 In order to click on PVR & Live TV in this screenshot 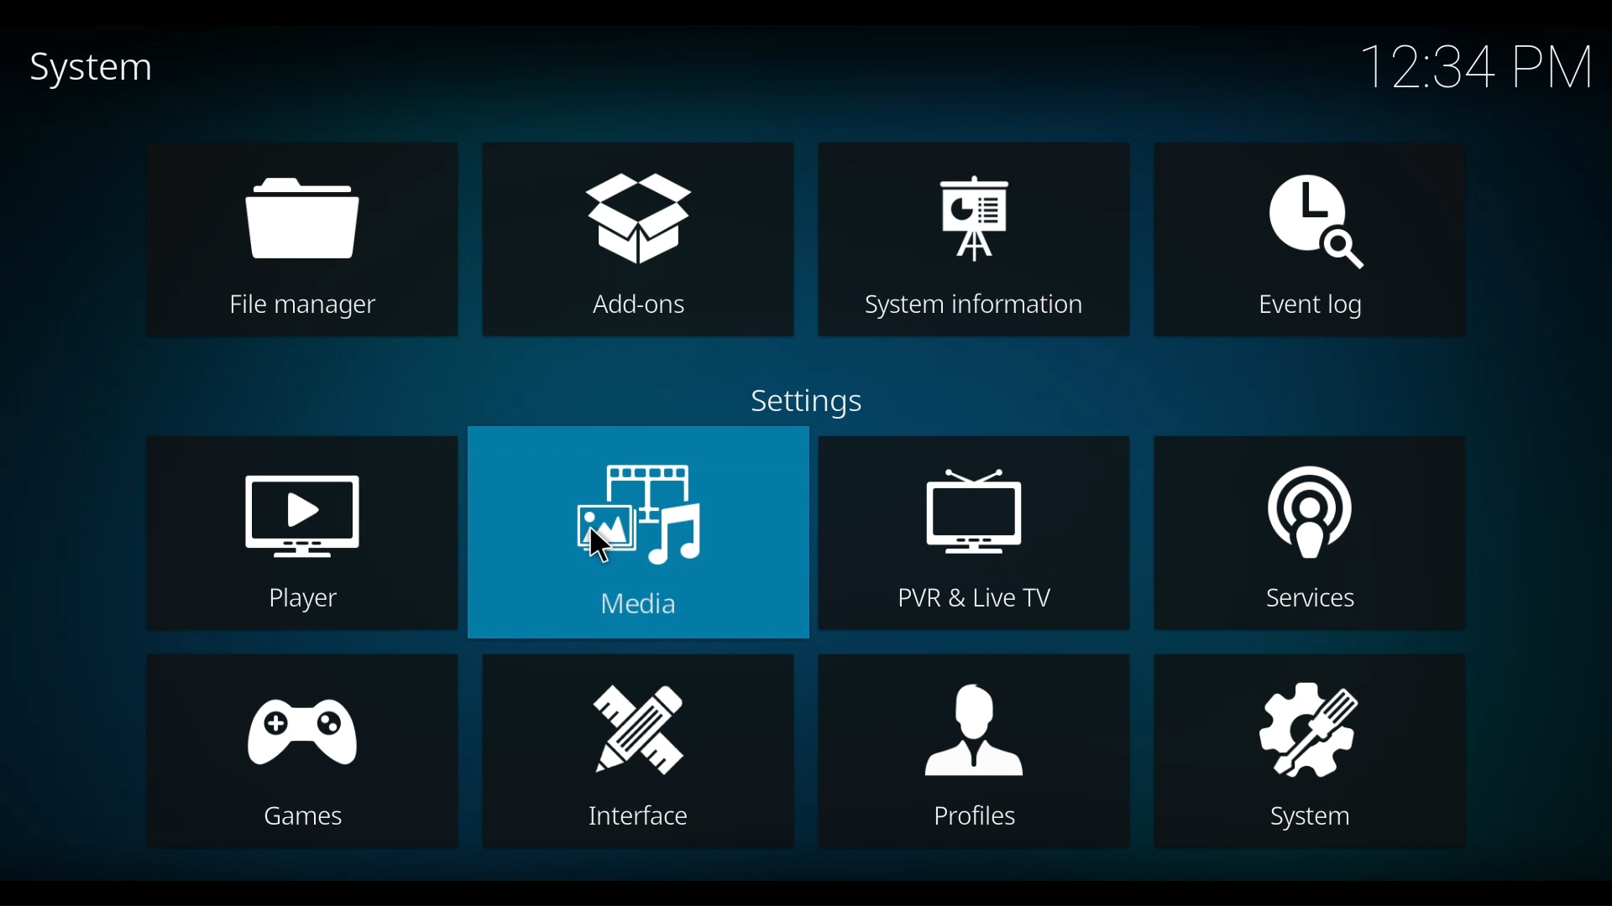, I will do `click(971, 531)`.